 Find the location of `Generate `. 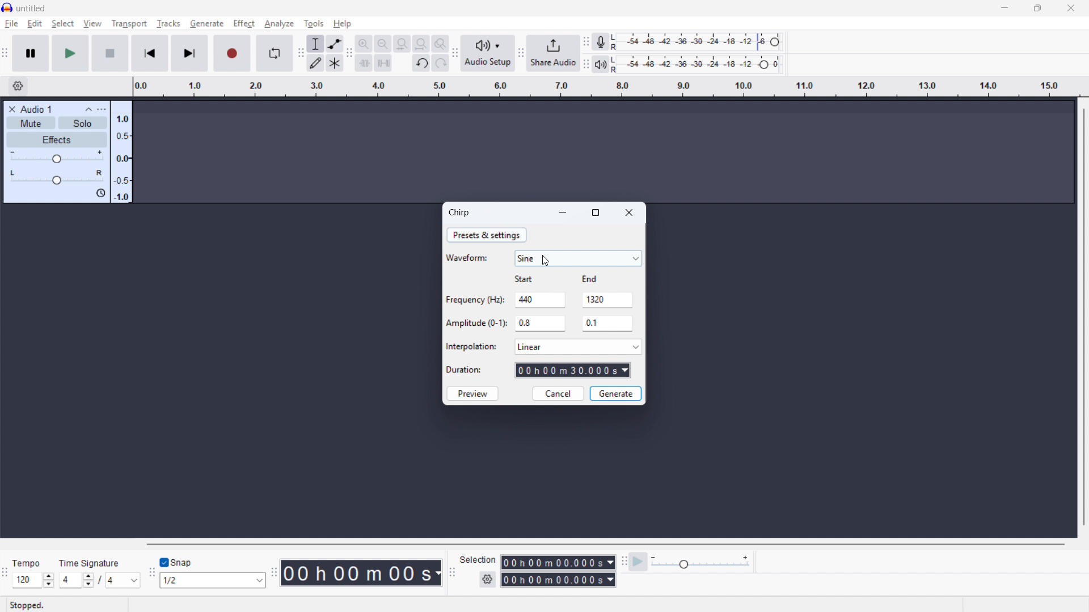

Generate  is located at coordinates (615, 394).